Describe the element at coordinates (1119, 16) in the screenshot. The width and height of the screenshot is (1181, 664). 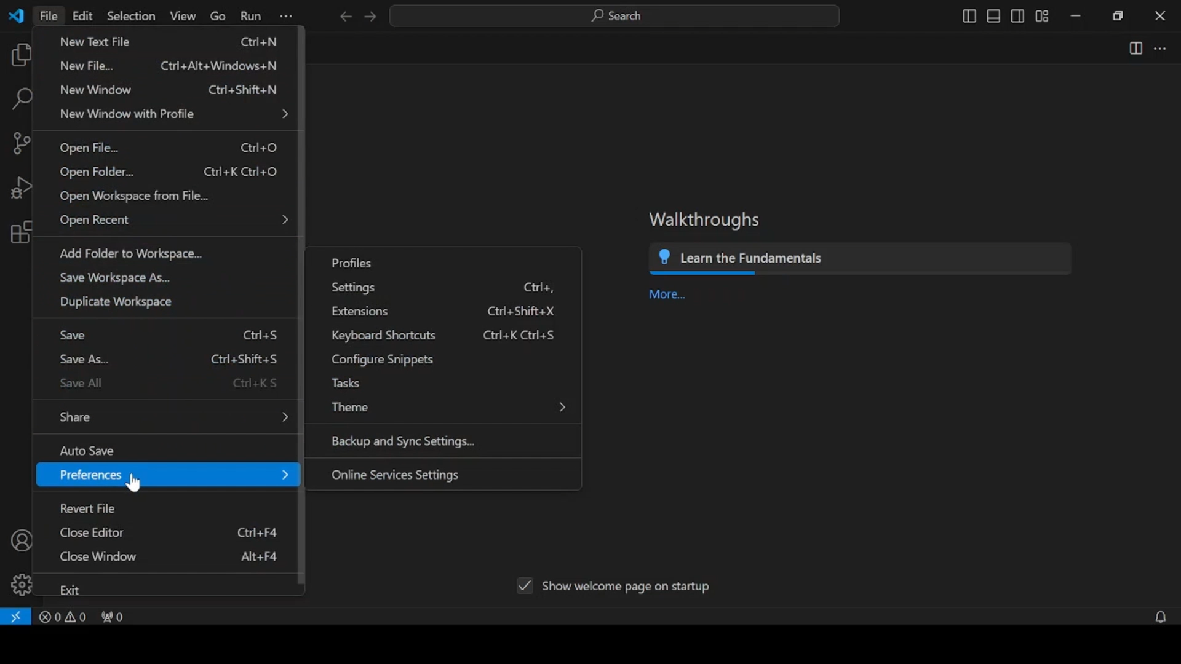
I see `restore down` at that location.